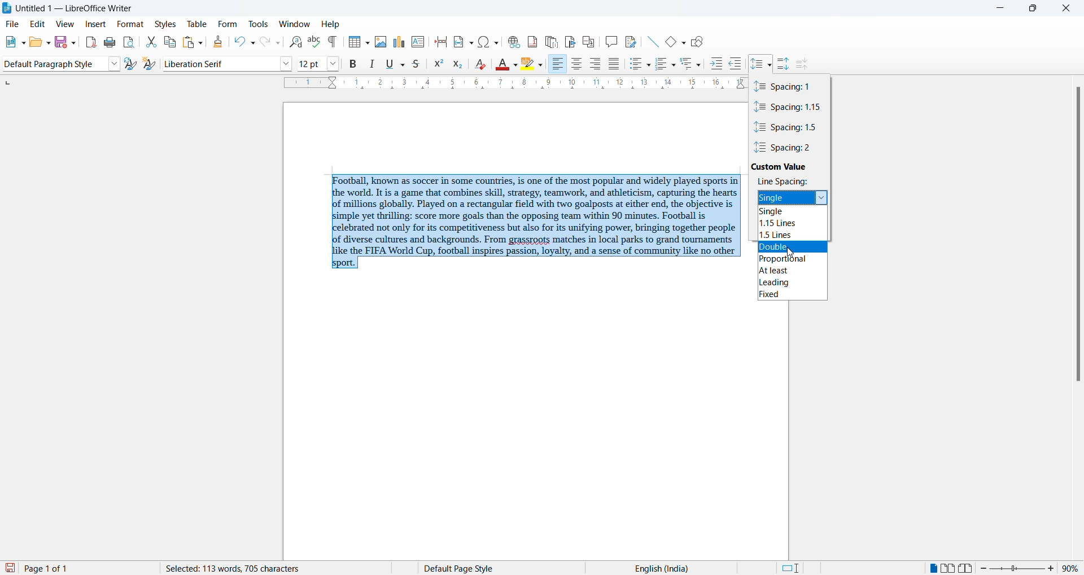 This screenshot has width=1084, height=575. Describe the element at coordinates (487, 43) in the screenshot. I see `insert special character` at that location.